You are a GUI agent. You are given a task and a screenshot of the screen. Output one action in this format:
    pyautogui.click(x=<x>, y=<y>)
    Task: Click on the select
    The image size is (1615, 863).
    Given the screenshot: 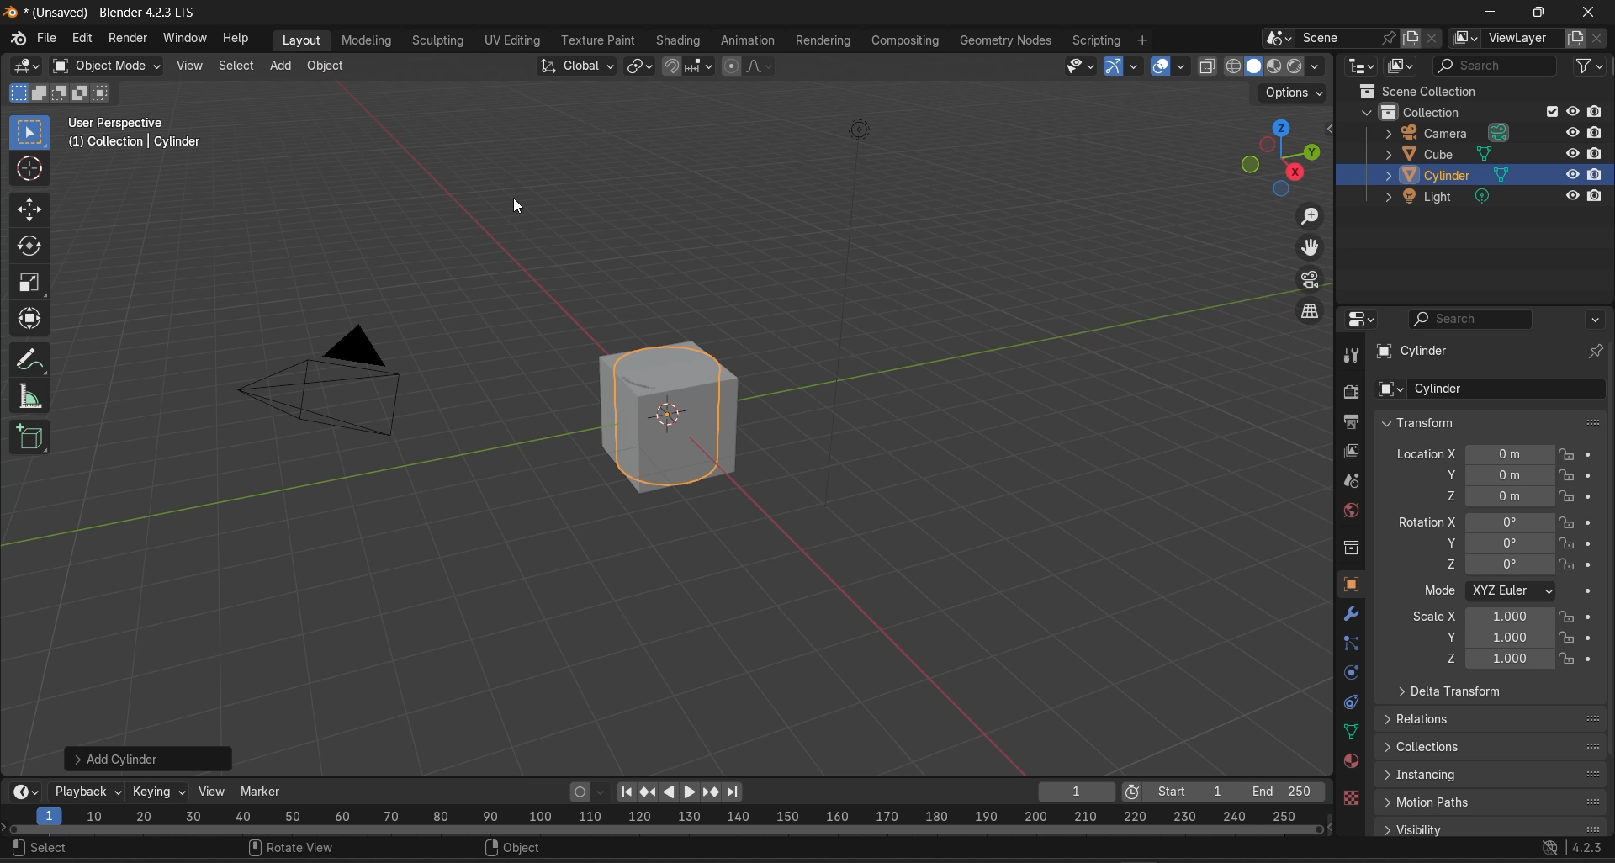 What is the action you would take?
    pyautogui.click(x=237, y=66)
    